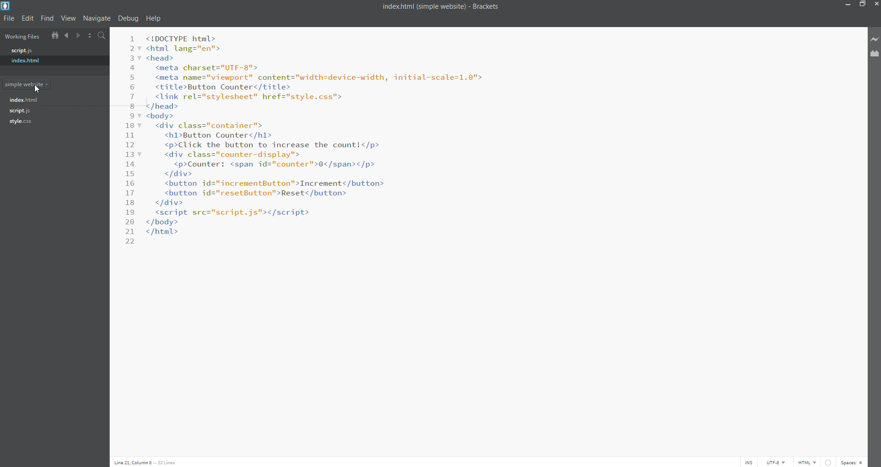 This screenshot has width=881, height=467. What do you see at coordinates (101, 37) in the screenshot?
I see `search` at bounding box center [101, 37].